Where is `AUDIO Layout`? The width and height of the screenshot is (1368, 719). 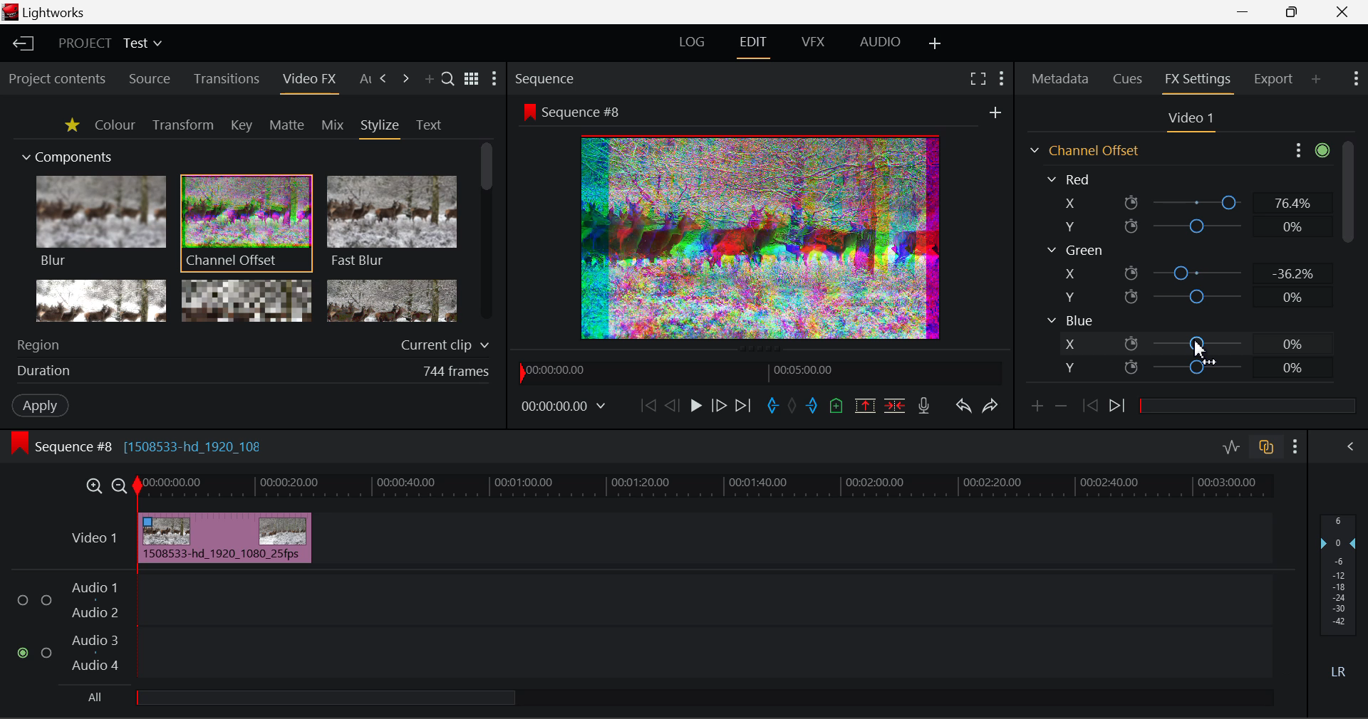 AUDIO Layout is located at coordinates (882, 45).